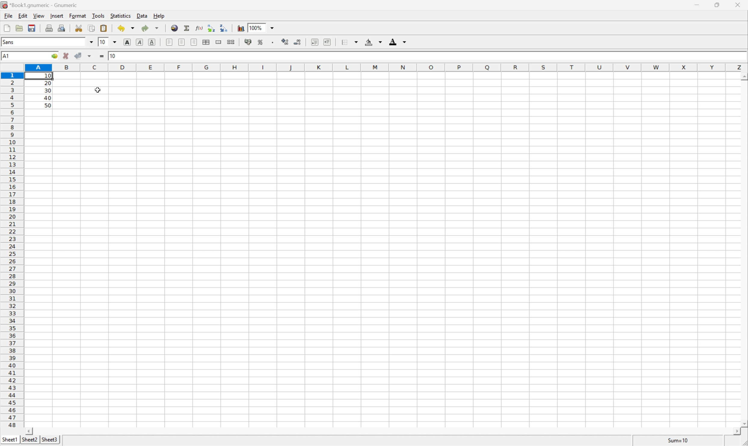  Describe the element at coordinates (120, 29) in the screenshot. I see `Undo` at that location.